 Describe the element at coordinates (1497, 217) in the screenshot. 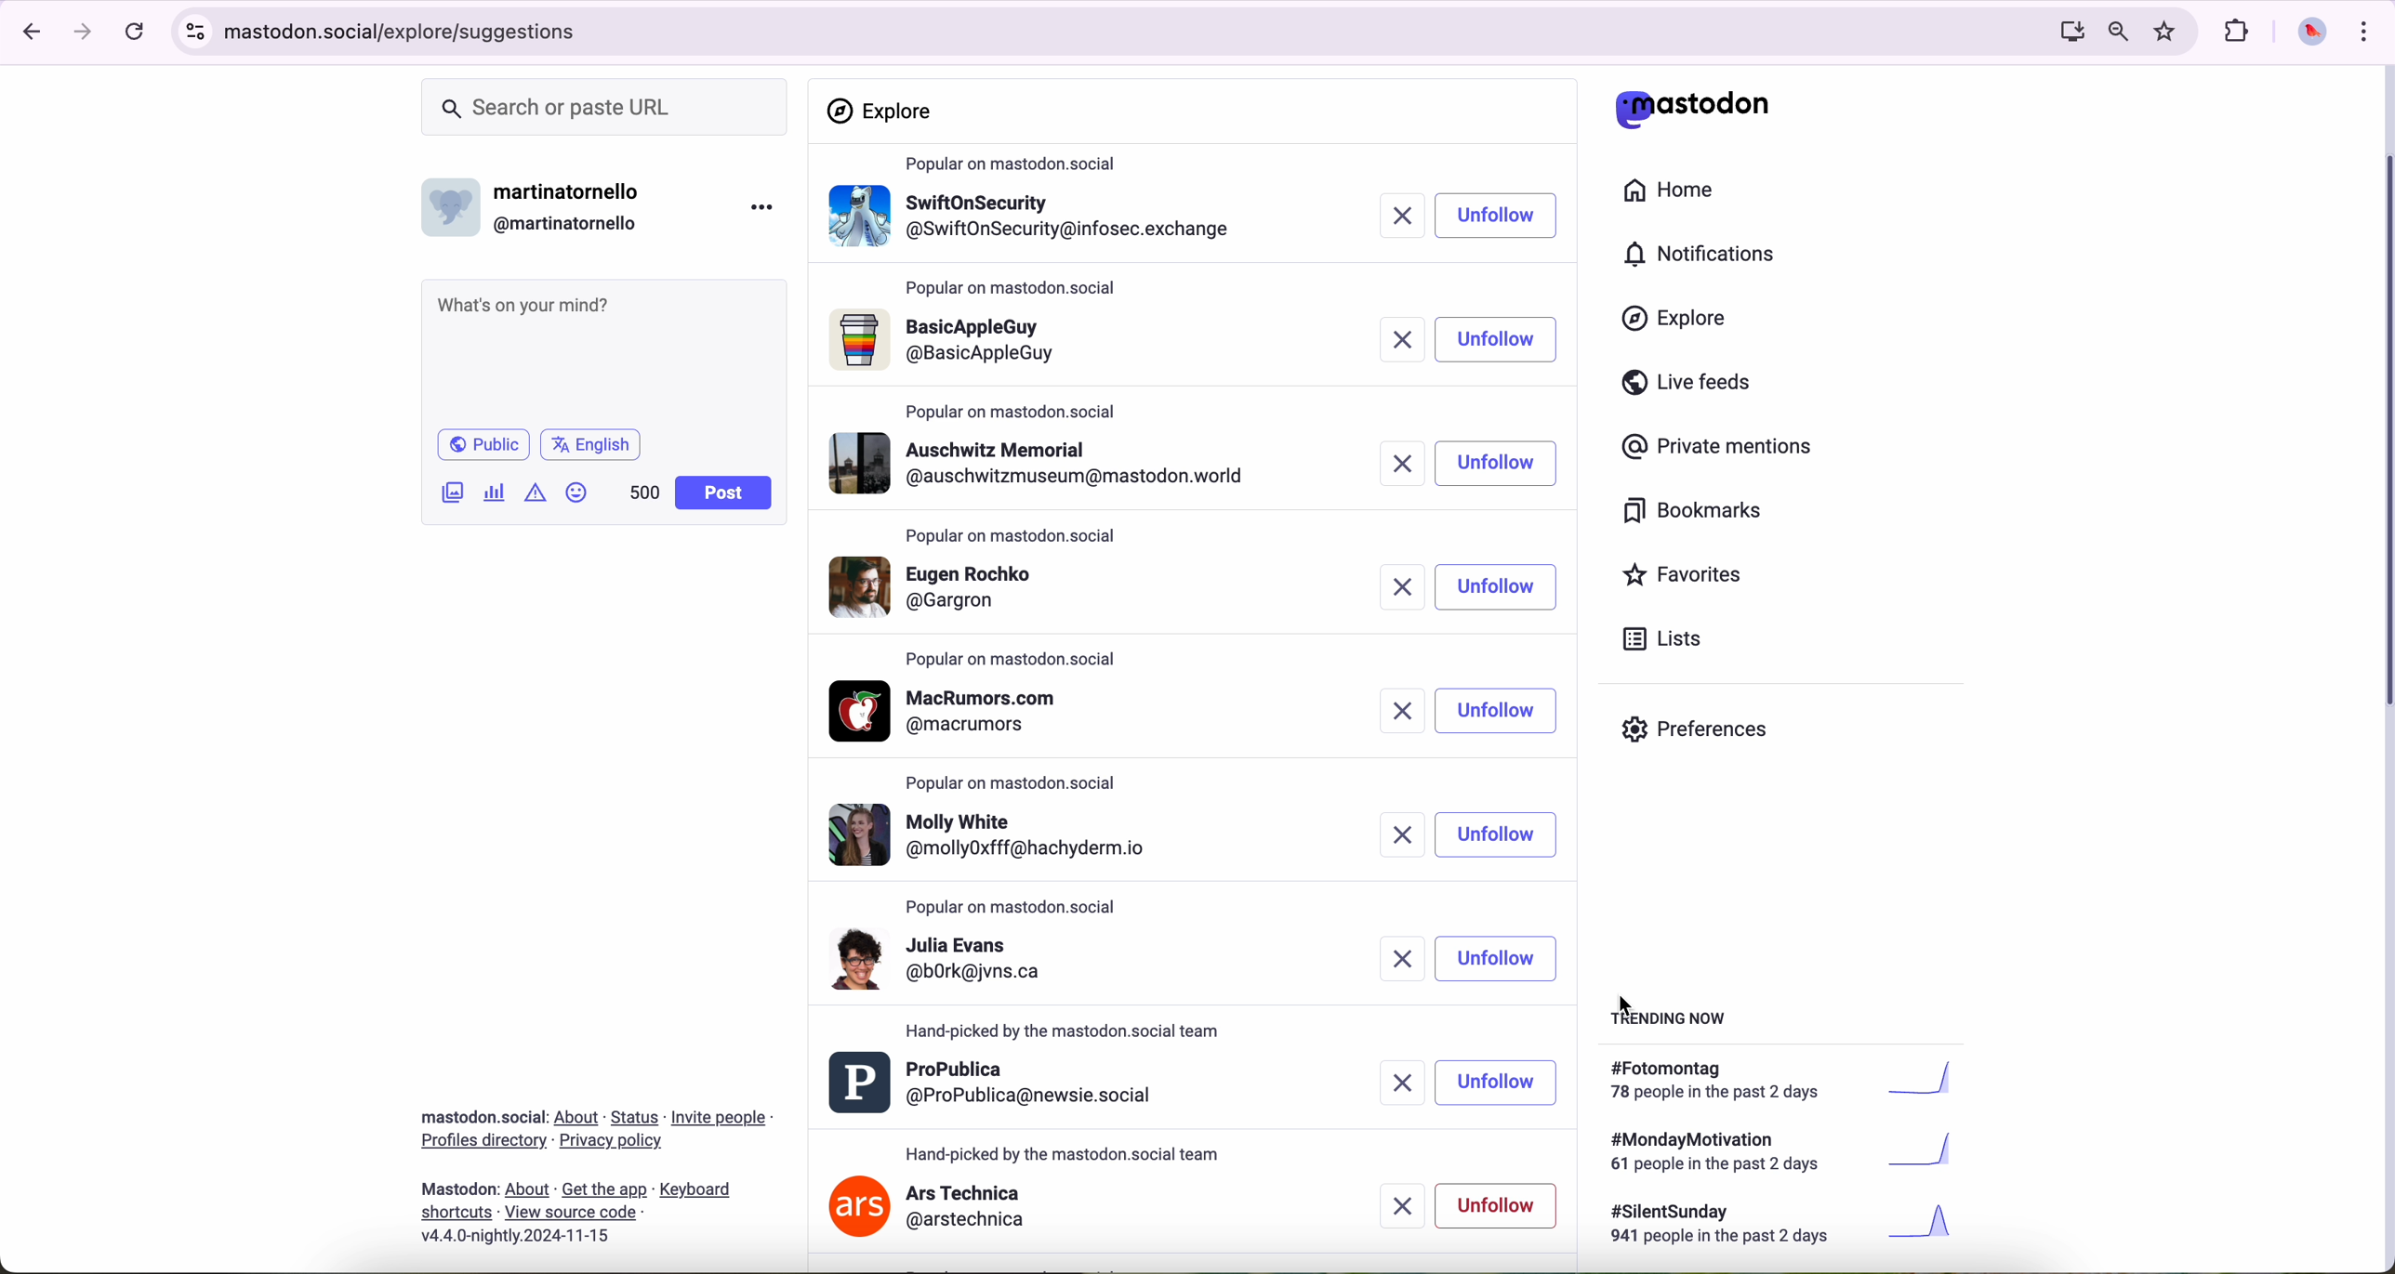

I see `click on follow button` at that location.